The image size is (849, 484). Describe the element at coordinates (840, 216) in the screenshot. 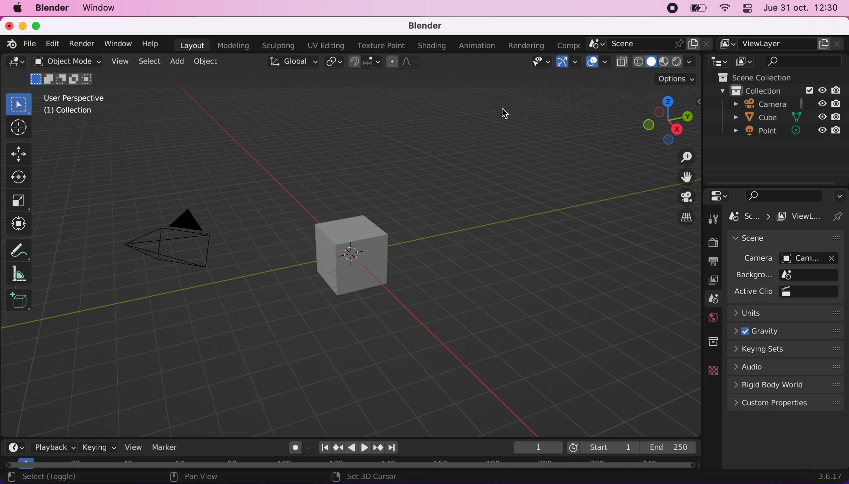

I see `pin` at that location.